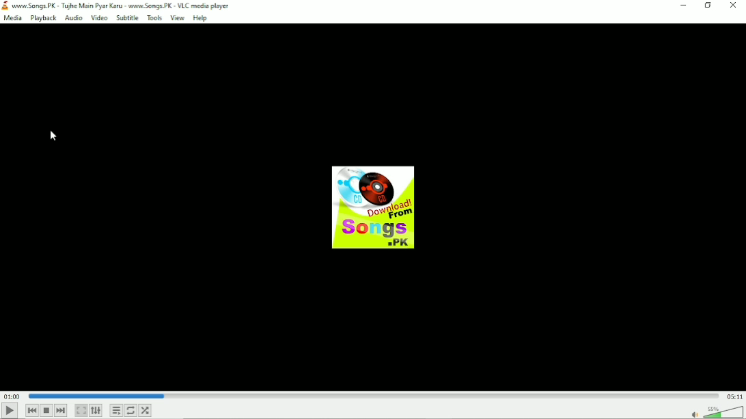 The height and width of the screenshot is (419, 746). I want to click on Elapsed time, so click(12, 396).